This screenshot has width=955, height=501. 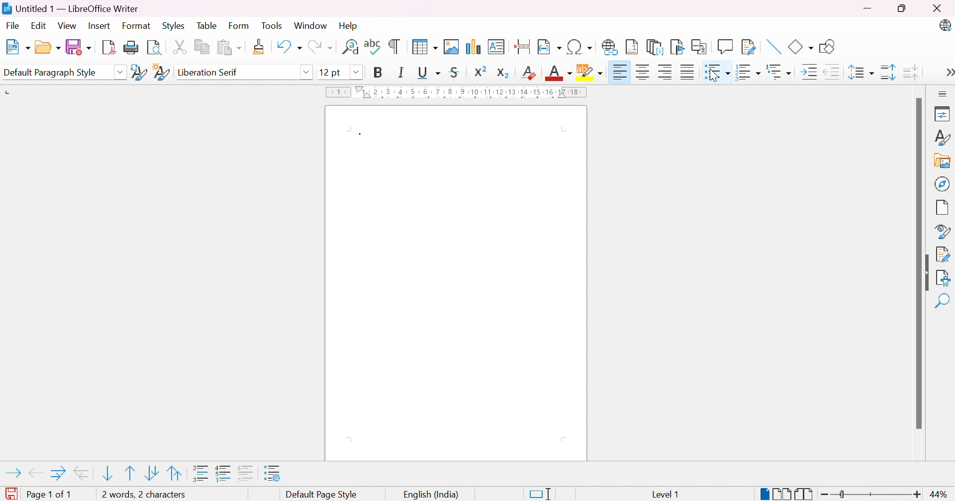 What do you see at coordinates (151, 473) in the screenshot?
I see `Move item down with subpoints` at bounding box center [151, 473].